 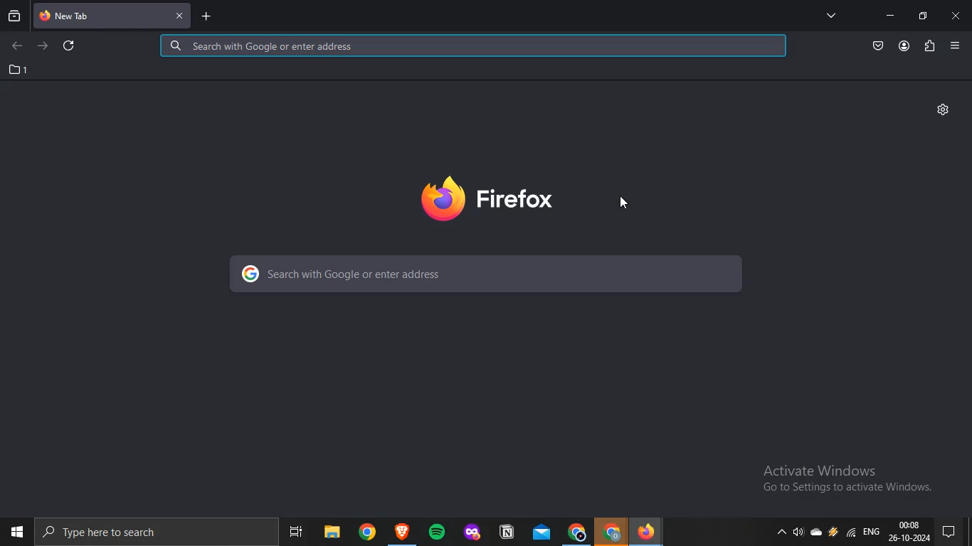 What do you see at coordinates (651, 531) in the screenshot?
I see `firefox` at bounding box center [651, 531].